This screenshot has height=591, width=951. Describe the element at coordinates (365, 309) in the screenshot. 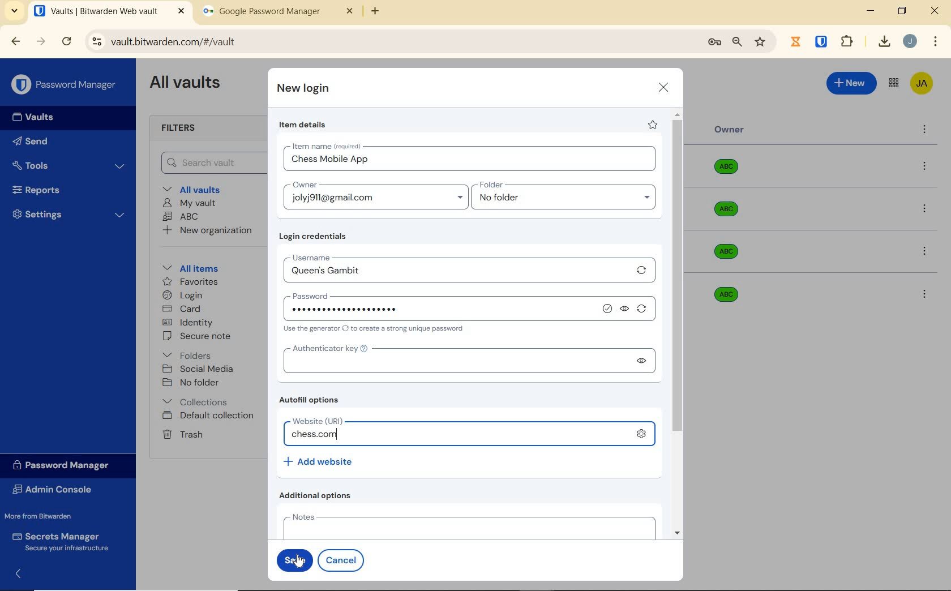

I see `password added` at that location.